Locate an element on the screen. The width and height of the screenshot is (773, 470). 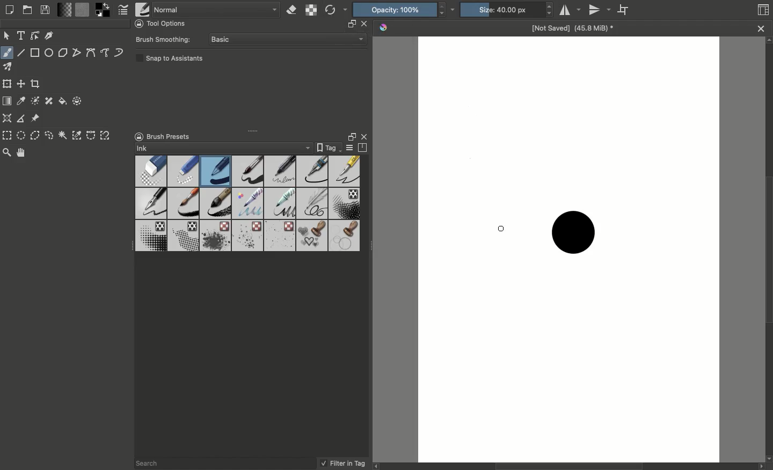
Wrap around mode is located at coordinates (625, 9).